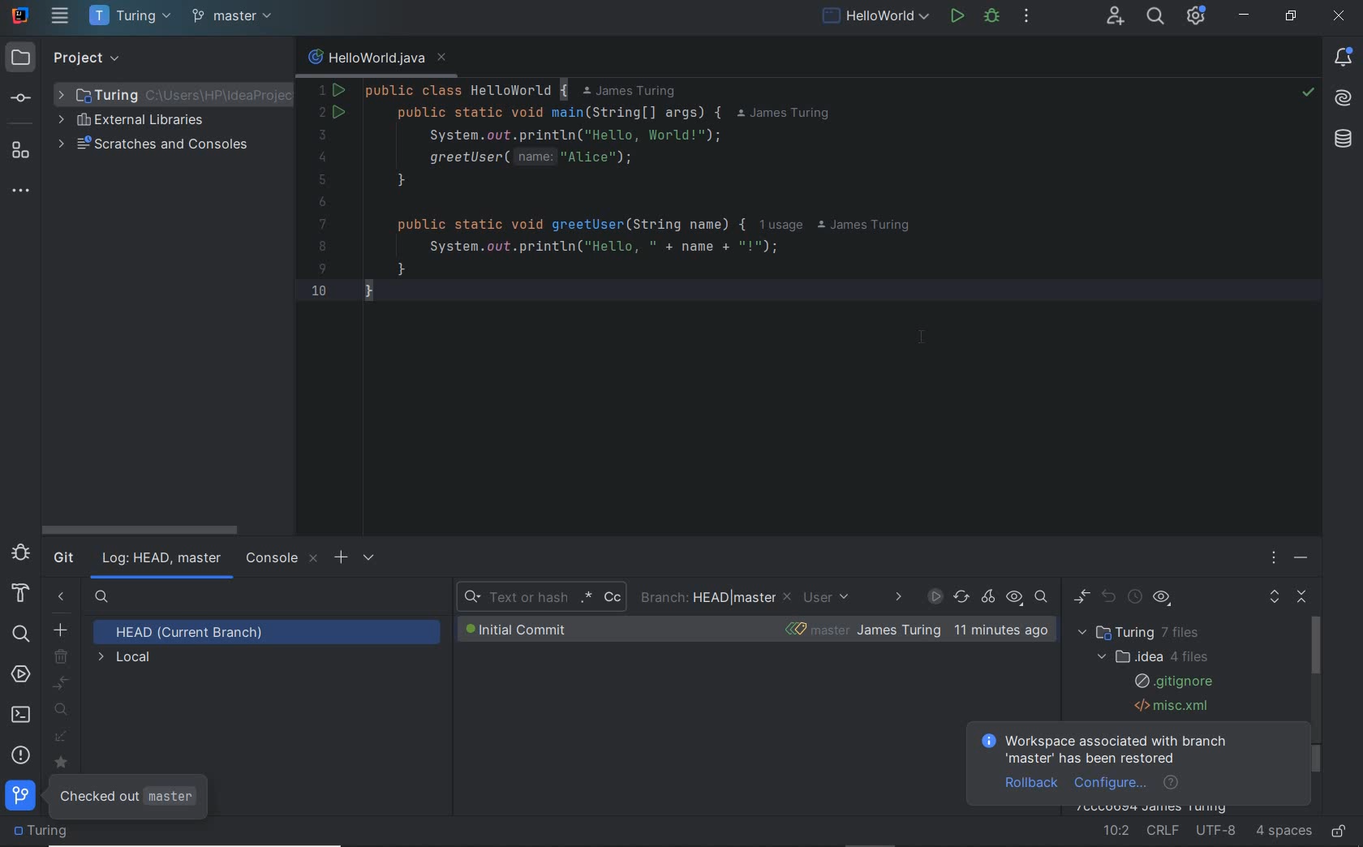 This screenshot has width=1363, height=847. Describe the element at coordinates (1117, 829) in the screenshot. I see `go to line` at that location.